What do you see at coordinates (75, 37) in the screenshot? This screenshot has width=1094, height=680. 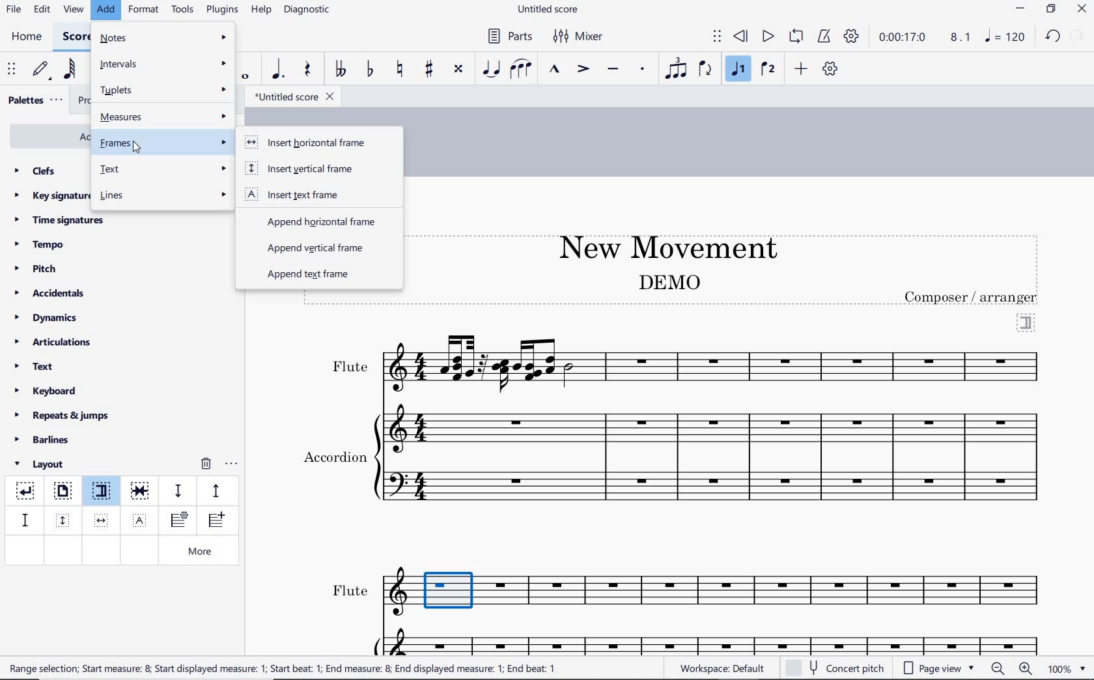 I see `score` at bounding box center [75, 37].